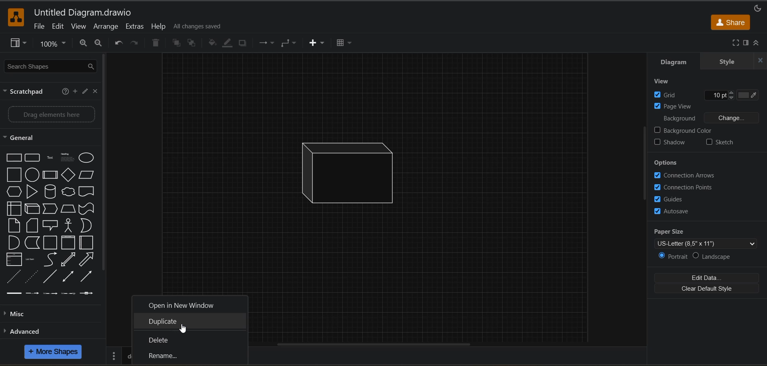 This screenshot has height=366, width=767. I want to click on open in new window, so click(183, 304).